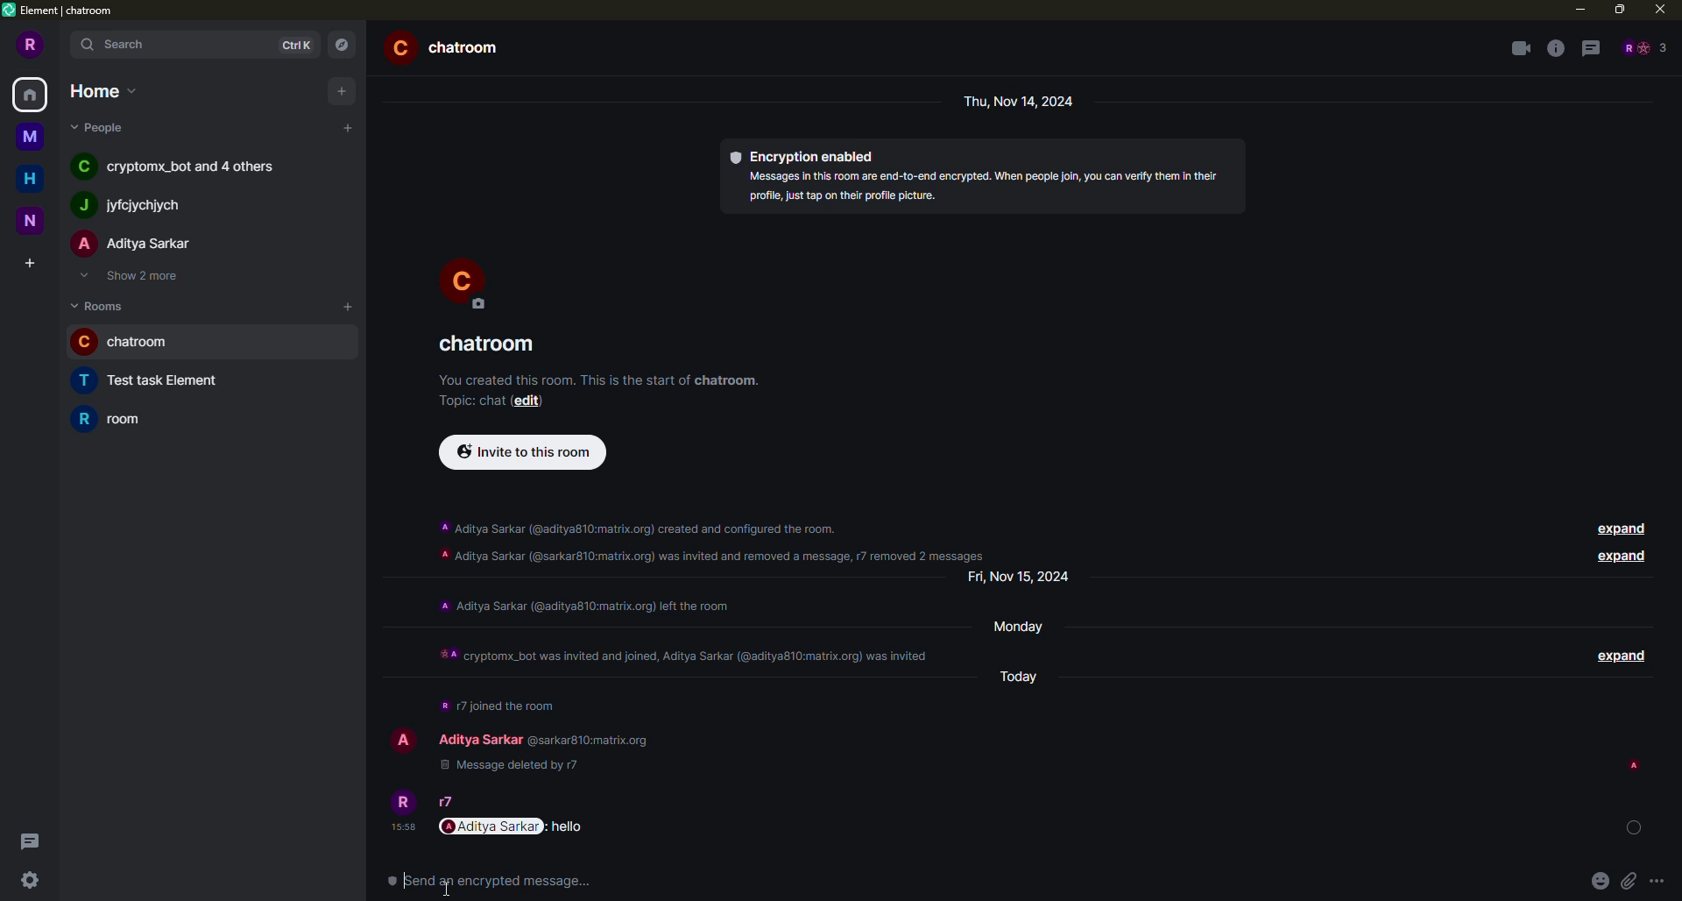 The image size is (1682, 901). I want to click on people, so click(102, 127).